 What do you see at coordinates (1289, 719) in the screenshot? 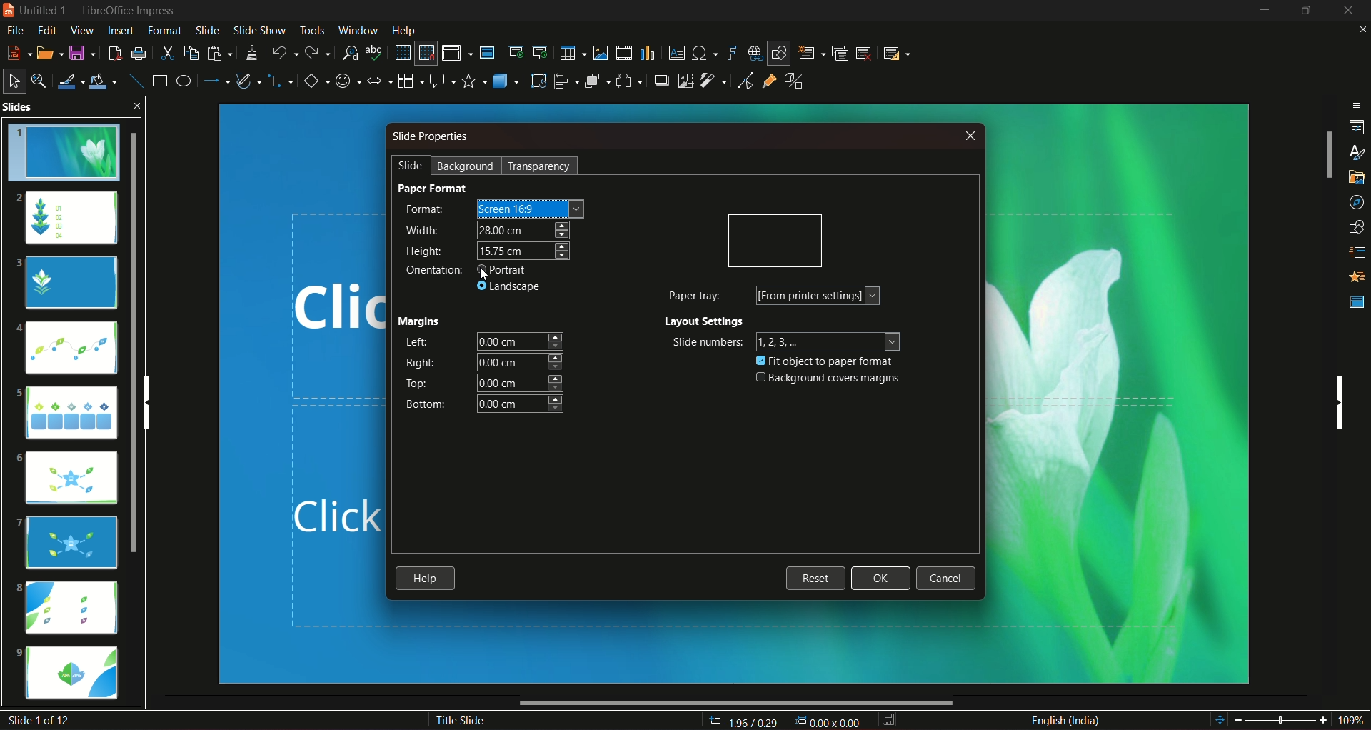
I see `zoom` at bounding box center [1289, 719].